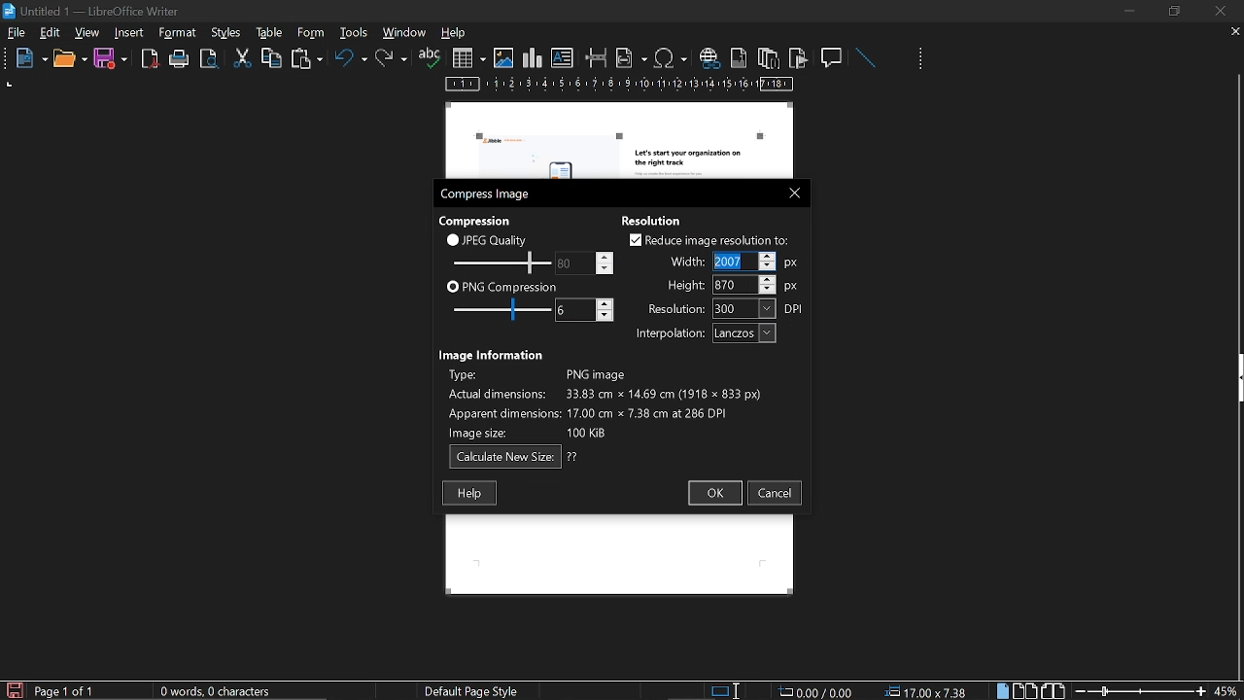 This screenshot has width=1244, height=700. What do you see at coordinates (799, 58) in the screenshot?
I see `insert bookmark` at bounding box center [799, 58].